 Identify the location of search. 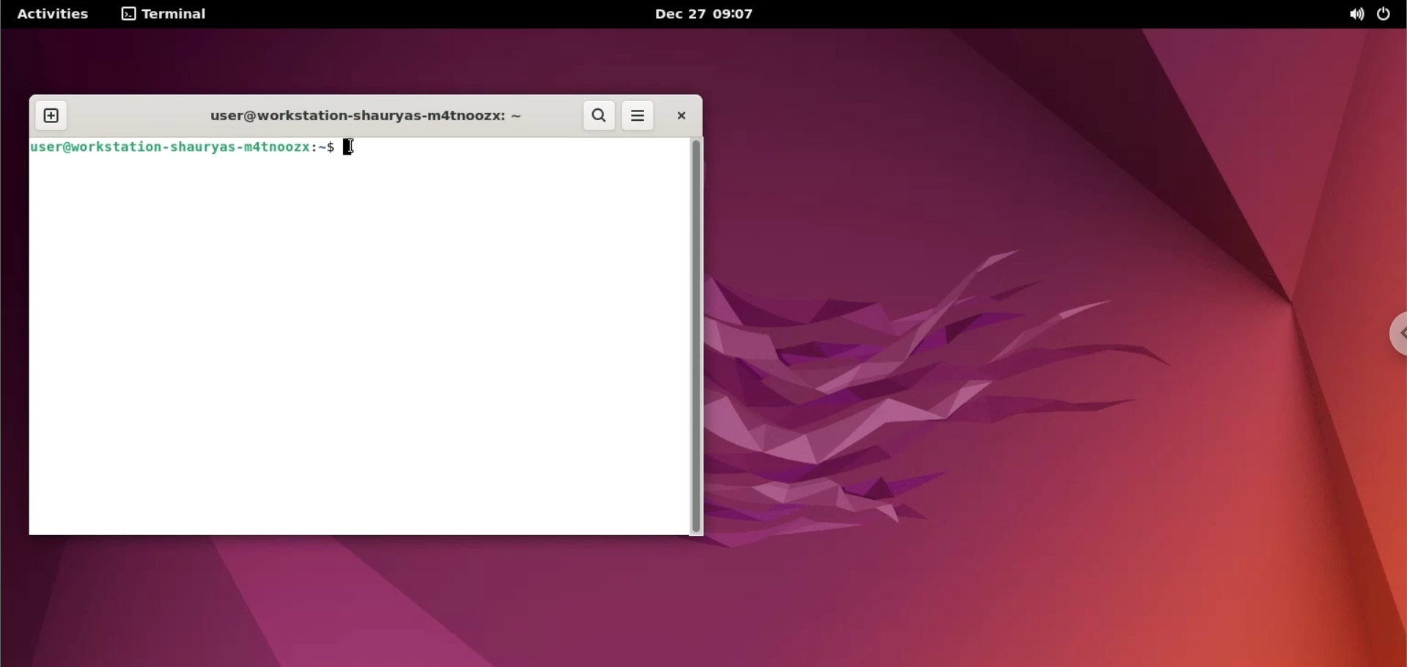
(599, 117).